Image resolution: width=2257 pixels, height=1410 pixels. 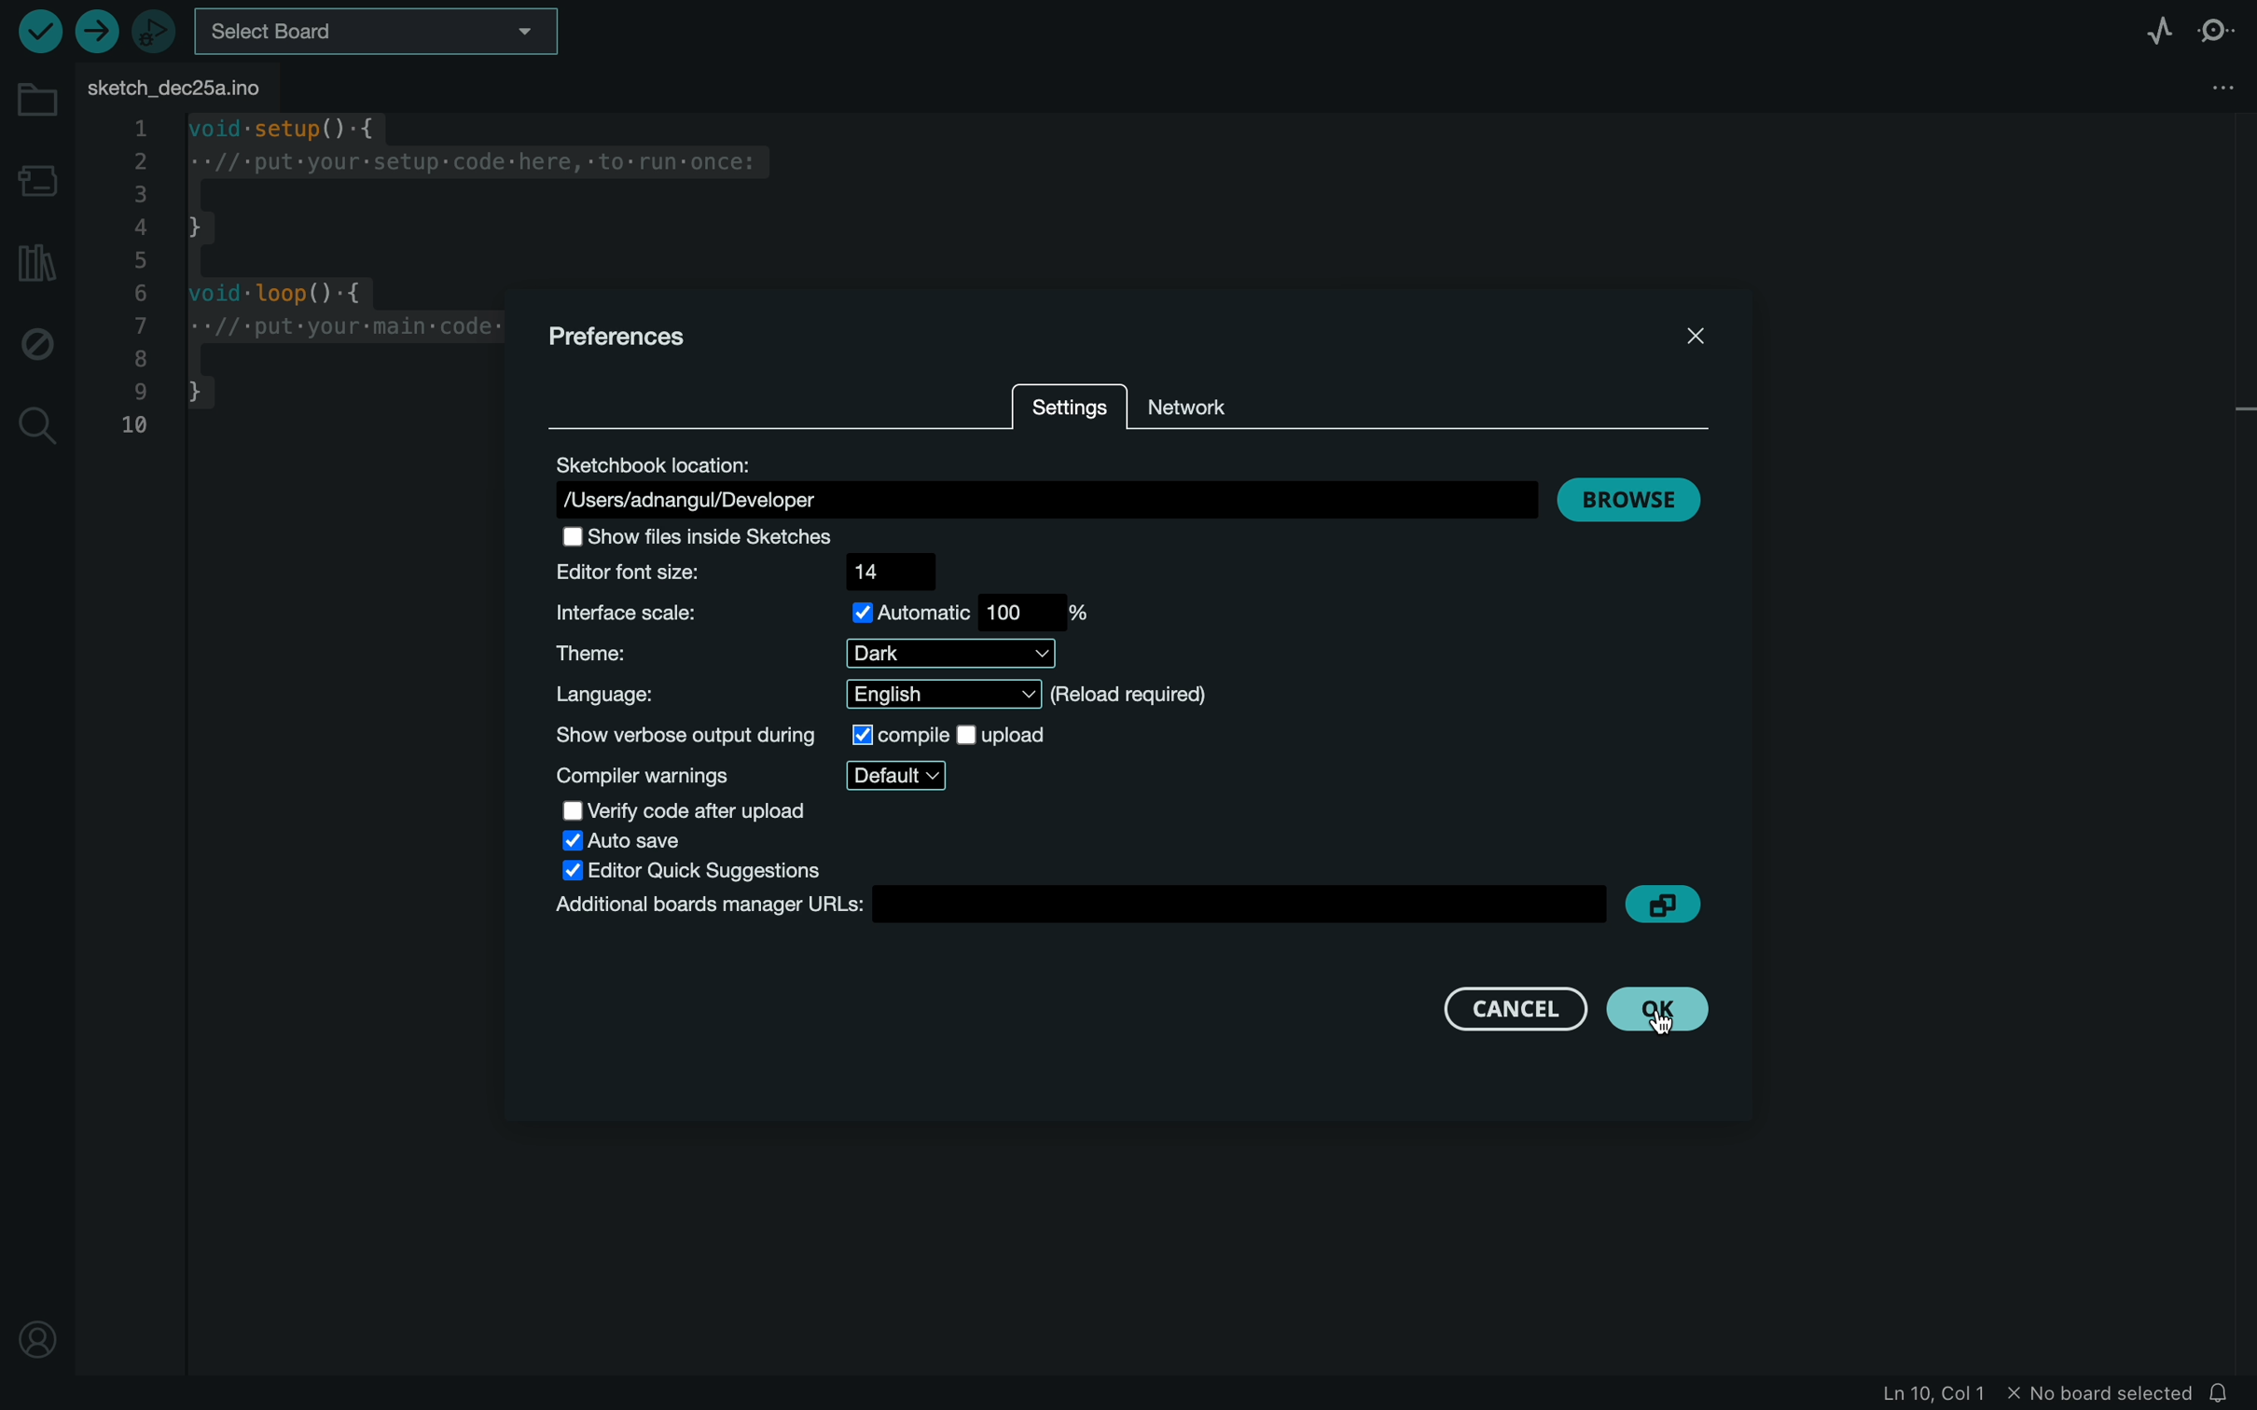 What do you see at coordinates (2157, 27) in the screenshot?
I see `serial  plotter` at bounding box center [2157, 27].